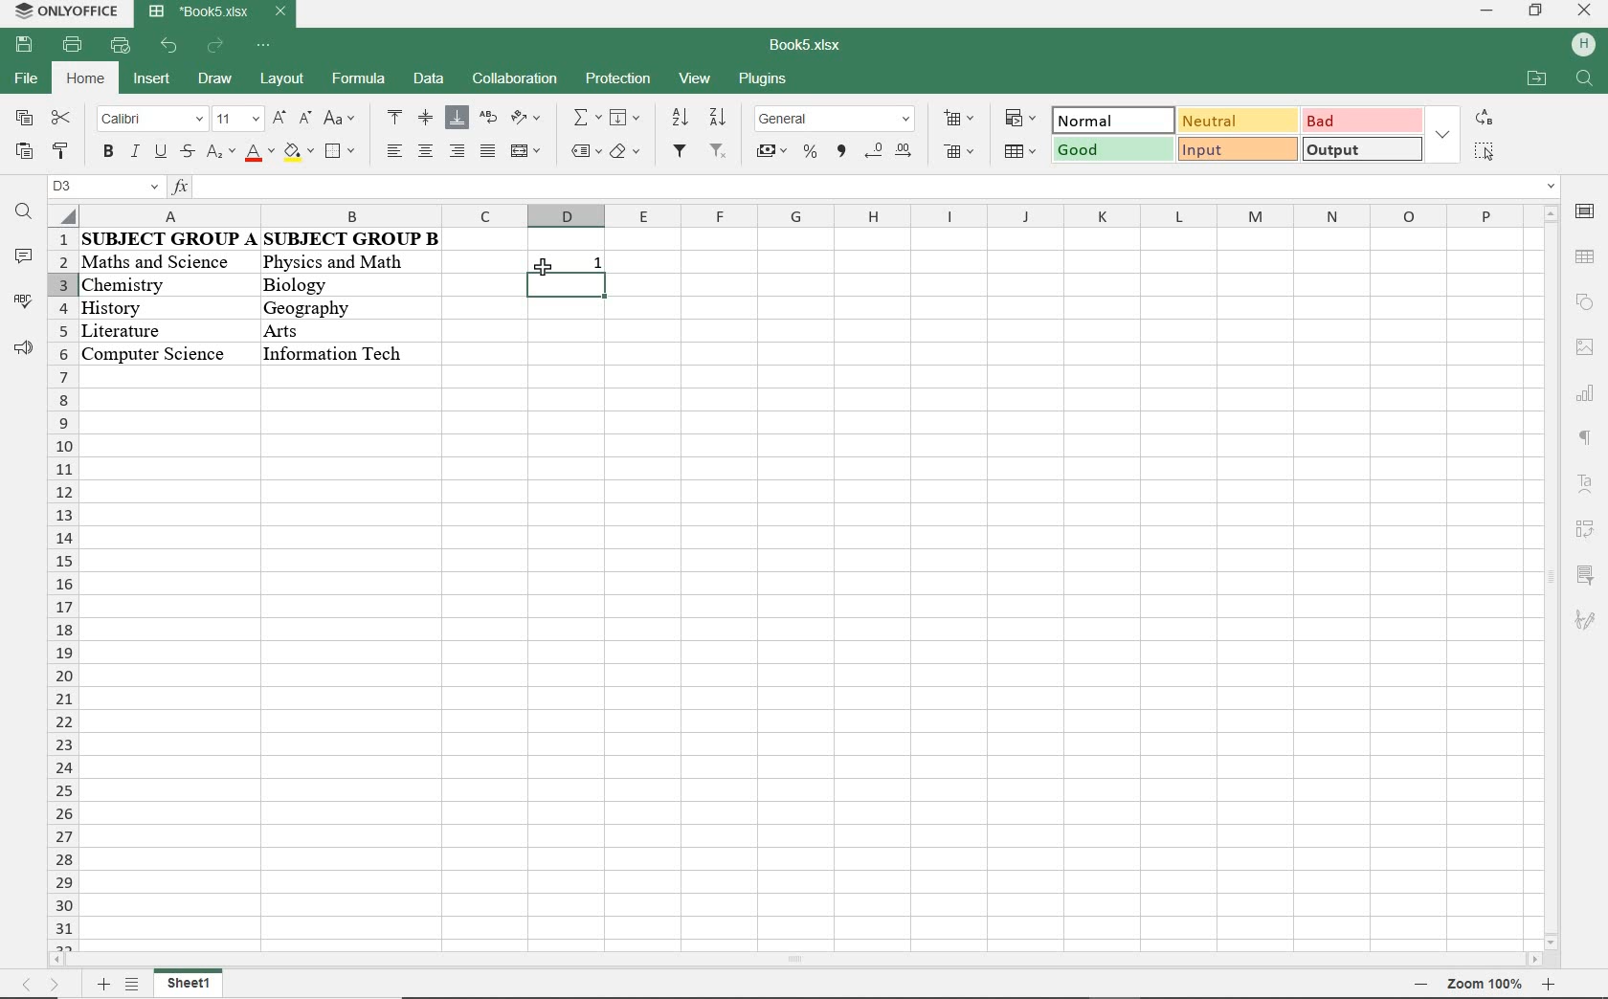  Describe the element at coordinates (1587, 620) in the screenshot. I see `sign` at that location.